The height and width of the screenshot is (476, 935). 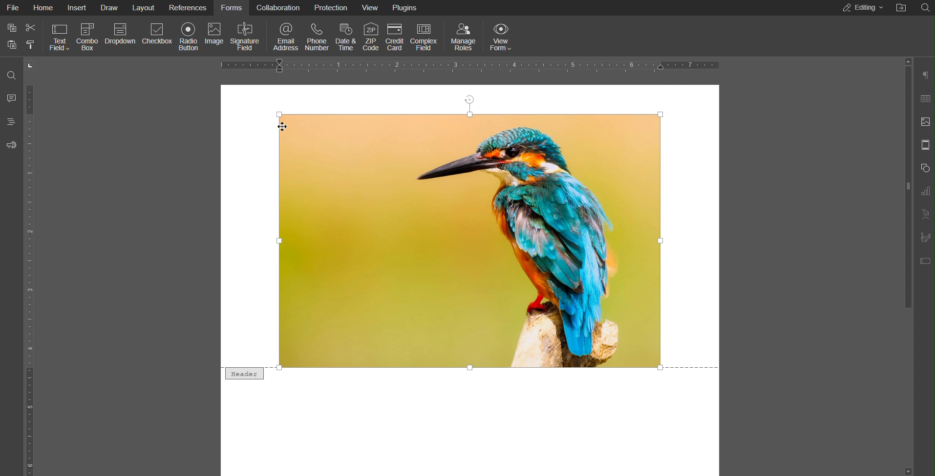 What do you see at coordinates (394, 35) in the screenshot?
I see `Credit Card` at bounding box center [394, 35].